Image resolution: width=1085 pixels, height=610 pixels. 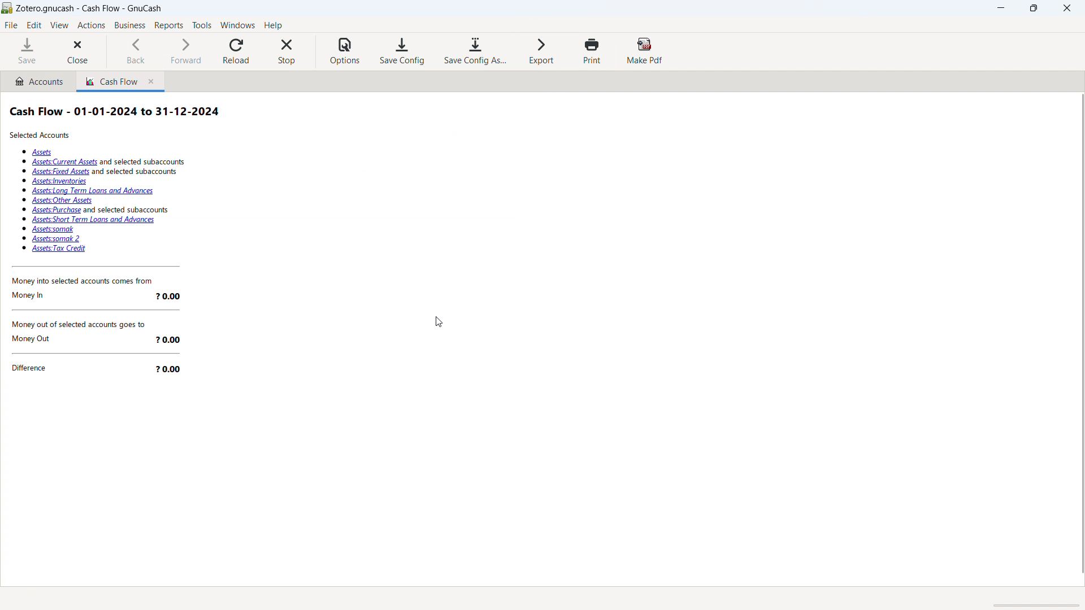 What do you see at coordinates (108, 172) in the screenshot?
I see `Assets: fixed Assets` at bounding box center [108, 172].